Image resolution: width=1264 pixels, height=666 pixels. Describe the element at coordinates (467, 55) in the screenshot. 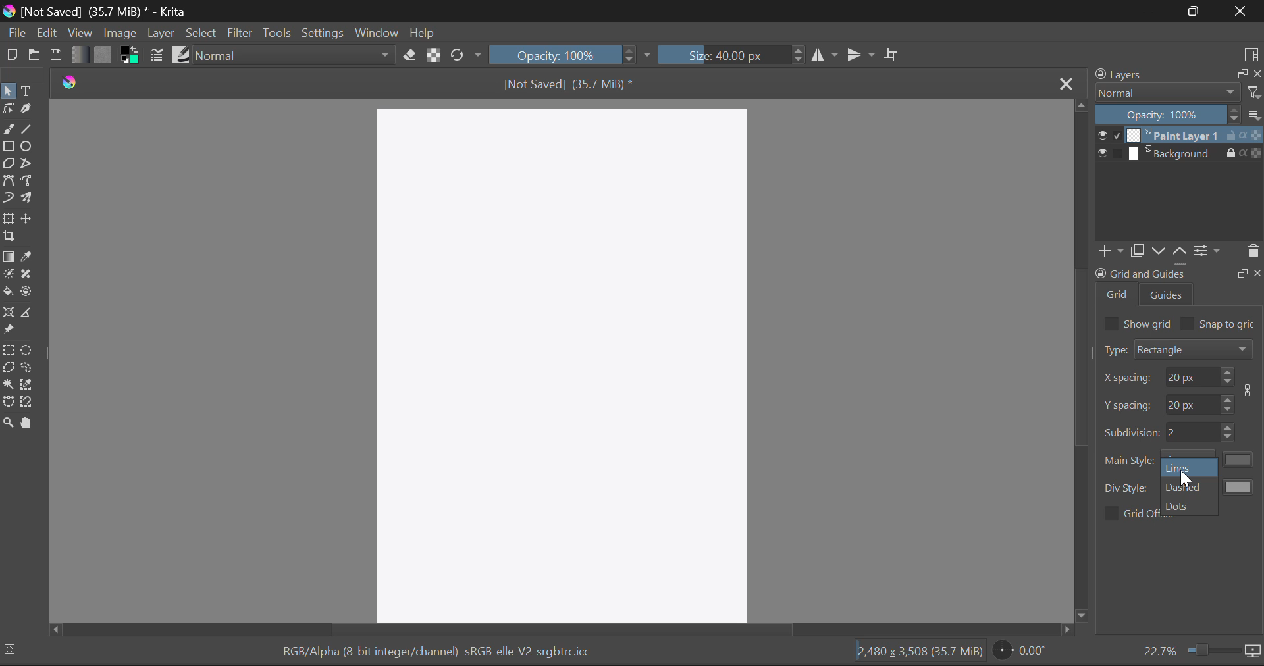

I see `Rotate` at that location.